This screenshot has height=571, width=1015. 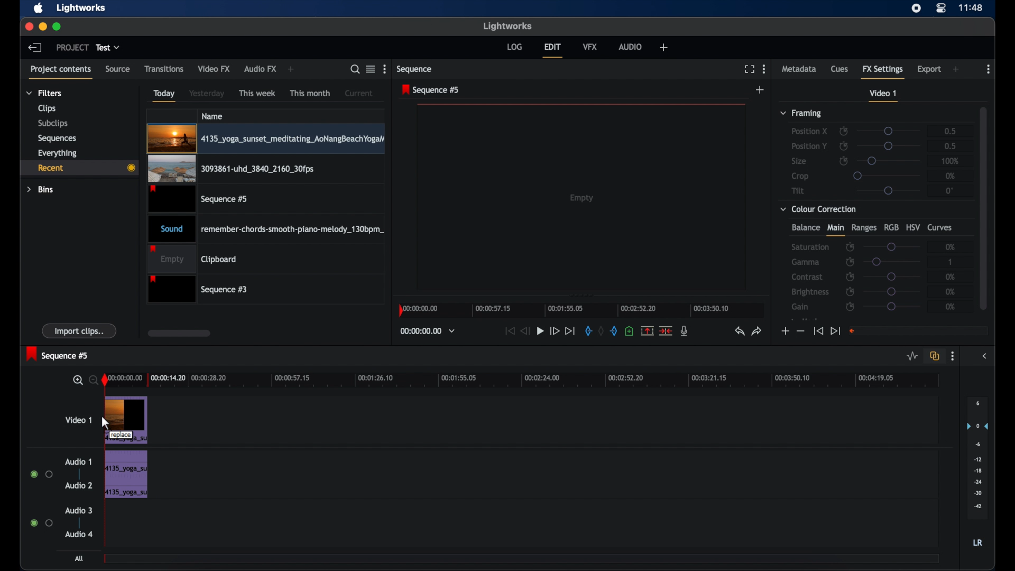 I want to click on minimize, so click(x=41, y=26).